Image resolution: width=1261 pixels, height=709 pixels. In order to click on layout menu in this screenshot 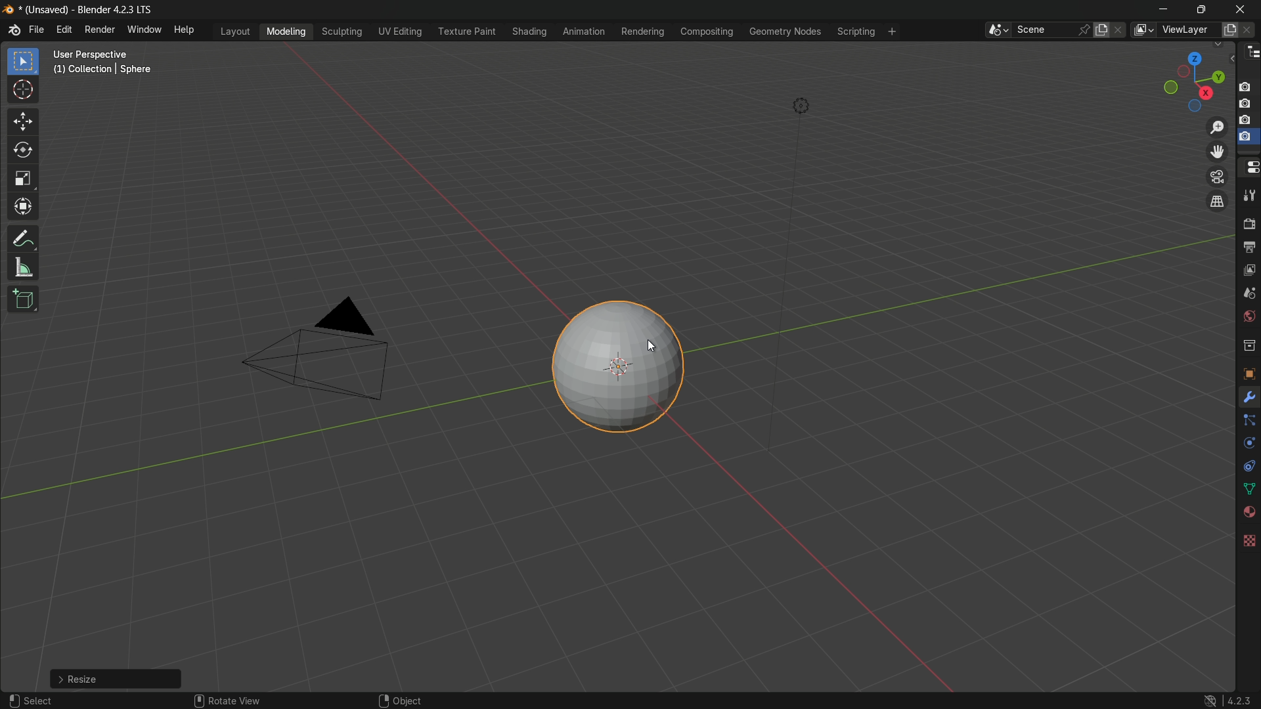, I will do `click(234, 31)`.